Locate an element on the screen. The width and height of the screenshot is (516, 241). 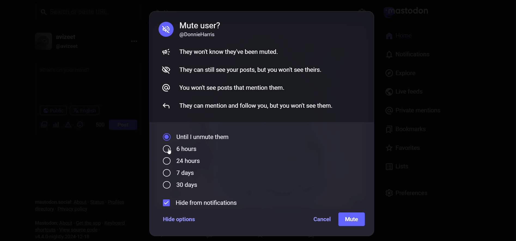
@DonnieHarris is located at coordinates (200, 35).